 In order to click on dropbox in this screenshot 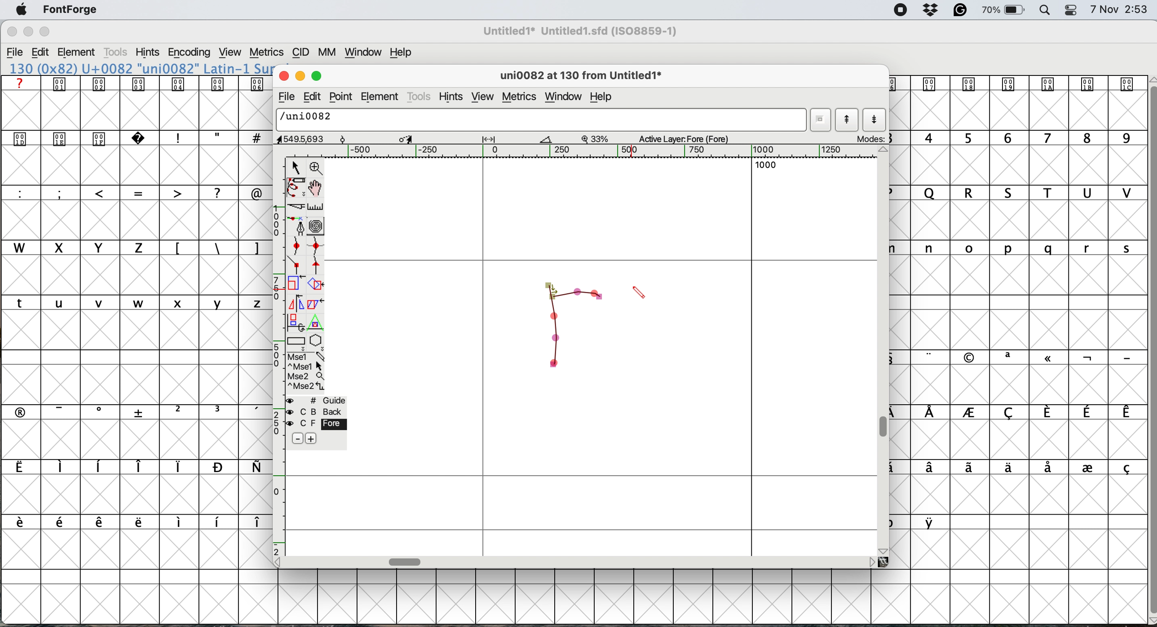, I will do `click(932, 10)`.